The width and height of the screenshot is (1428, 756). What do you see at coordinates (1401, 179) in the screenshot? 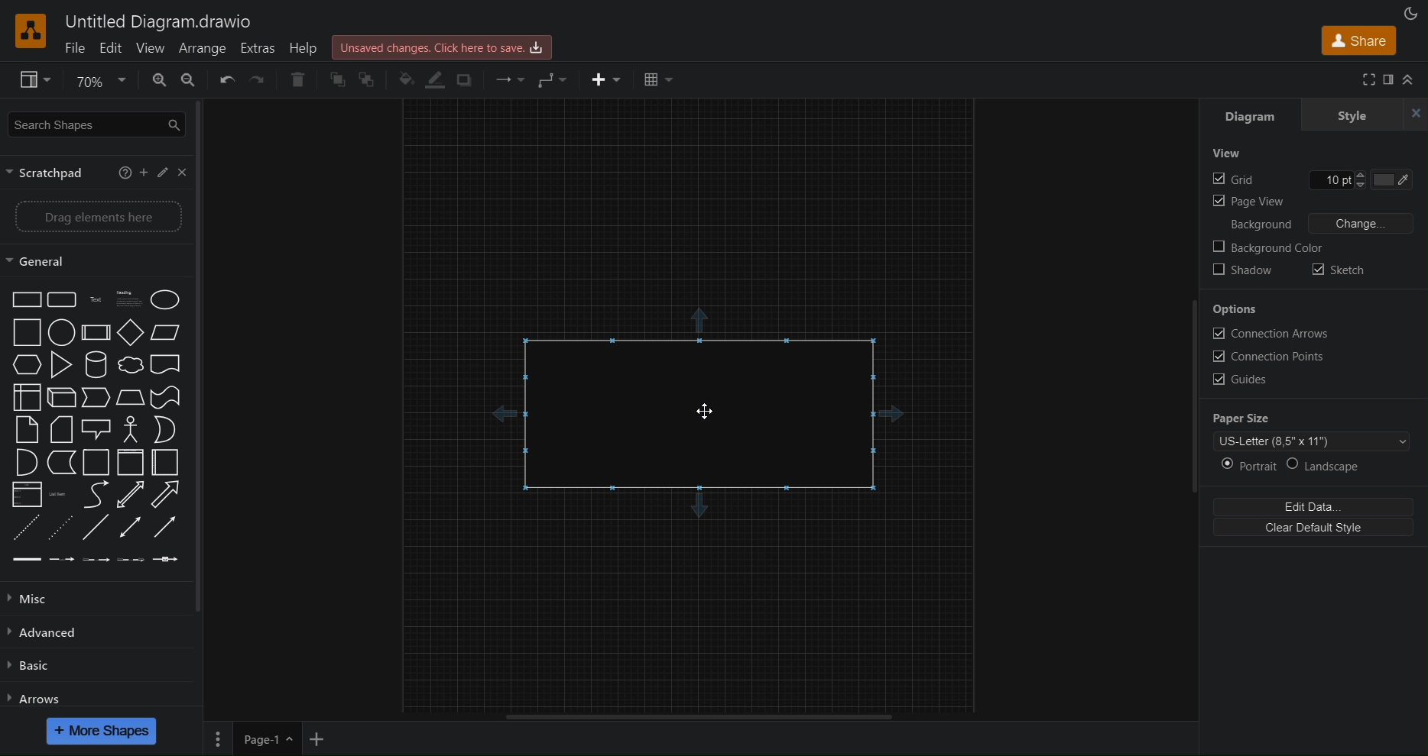
I see `Grid Color` at bounding box center [1401, 179].